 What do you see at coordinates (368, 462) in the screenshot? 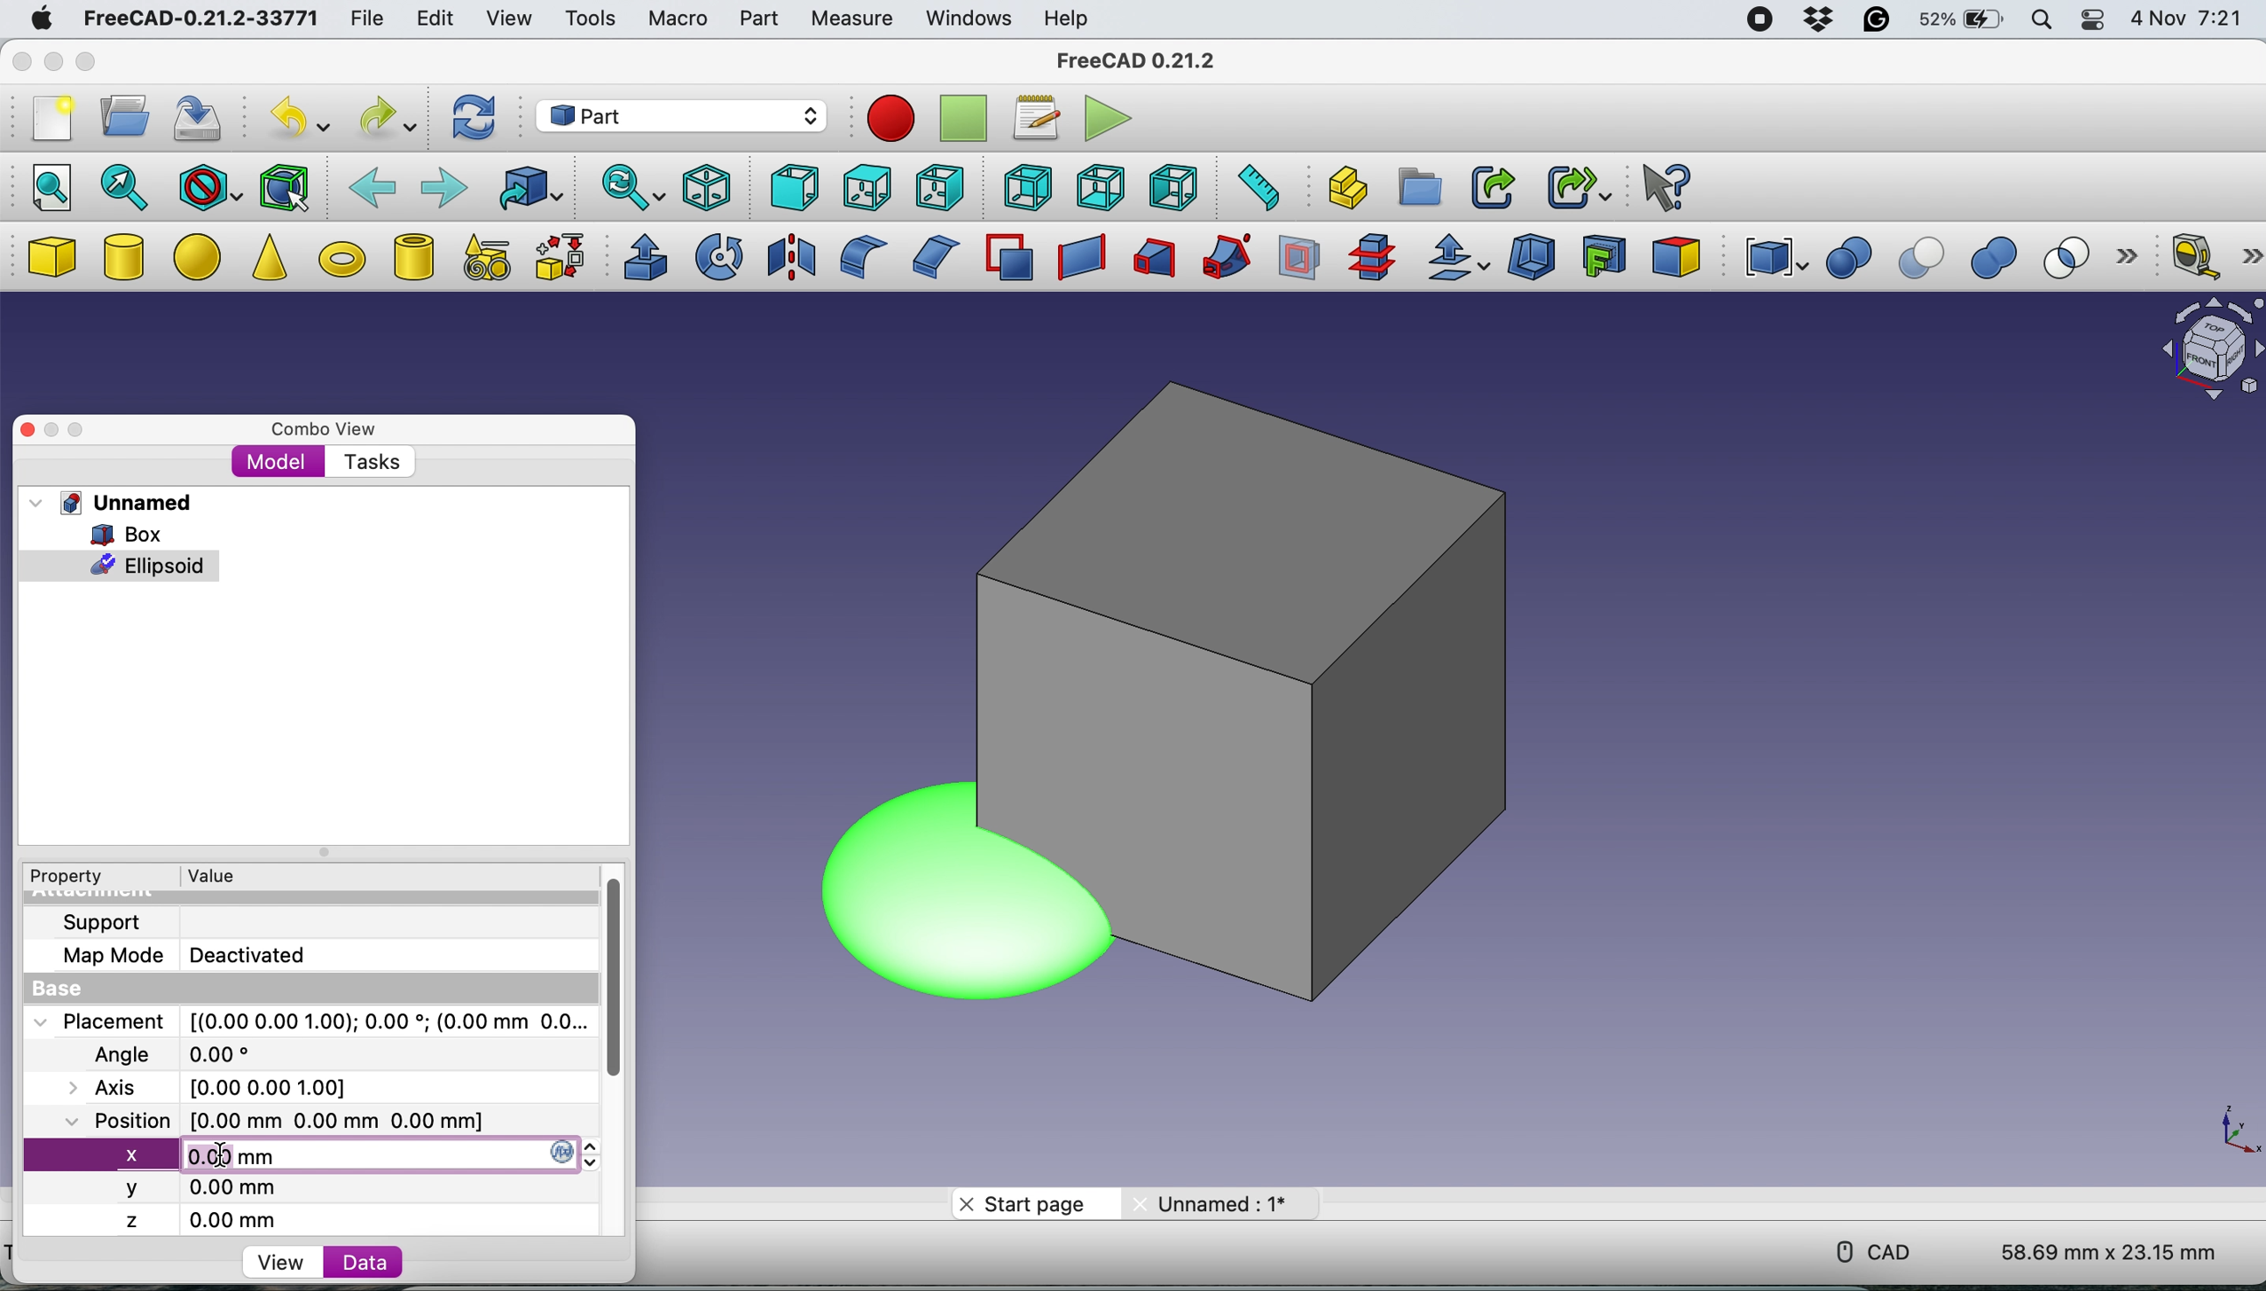
I see `tasks` at bounding box center [368, 462].